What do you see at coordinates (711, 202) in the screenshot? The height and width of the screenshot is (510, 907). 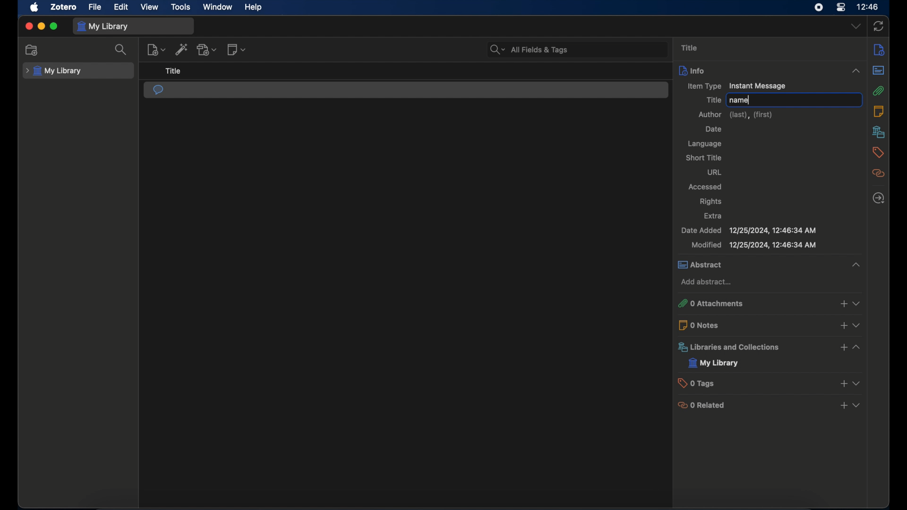 I see `rights` at bounding box center [711, 202].